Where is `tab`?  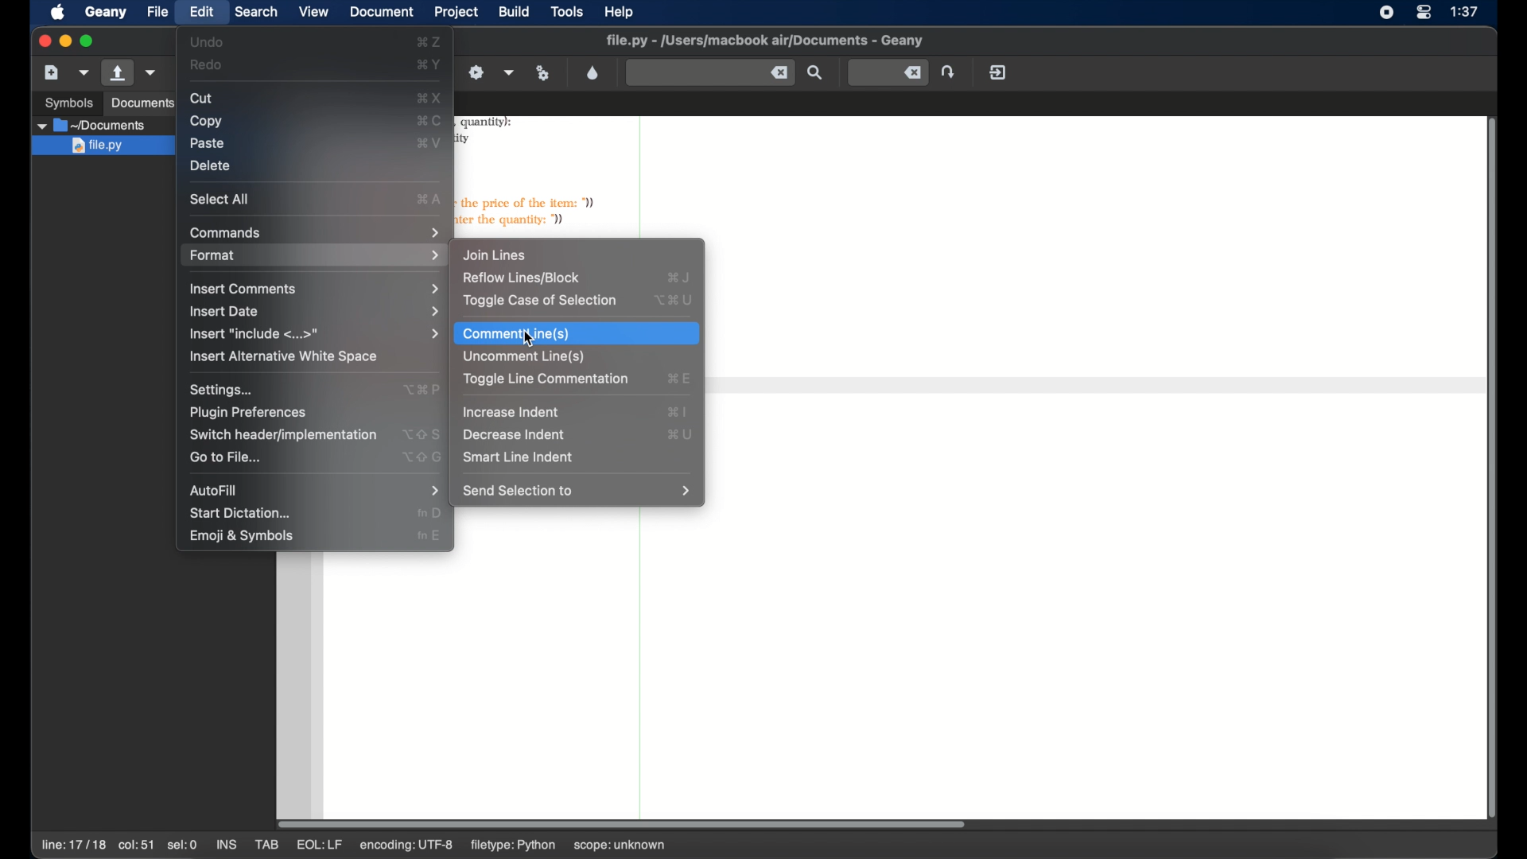 tab is located at coordinates (267, 845).